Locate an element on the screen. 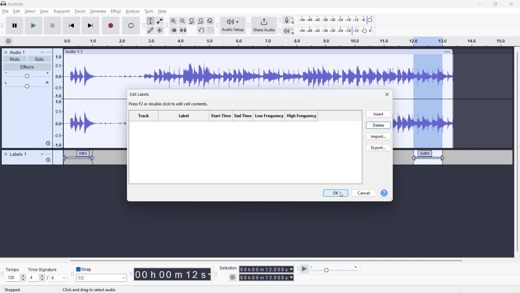 The height and width of the screenshot is (293, 520). select snapping is located at coordinates (102, 278).